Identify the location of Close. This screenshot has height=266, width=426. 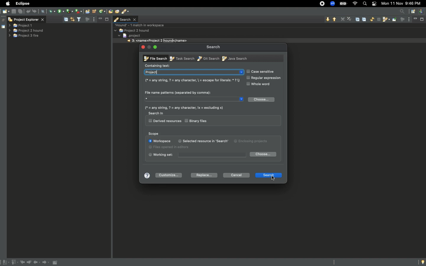
(143, 46).